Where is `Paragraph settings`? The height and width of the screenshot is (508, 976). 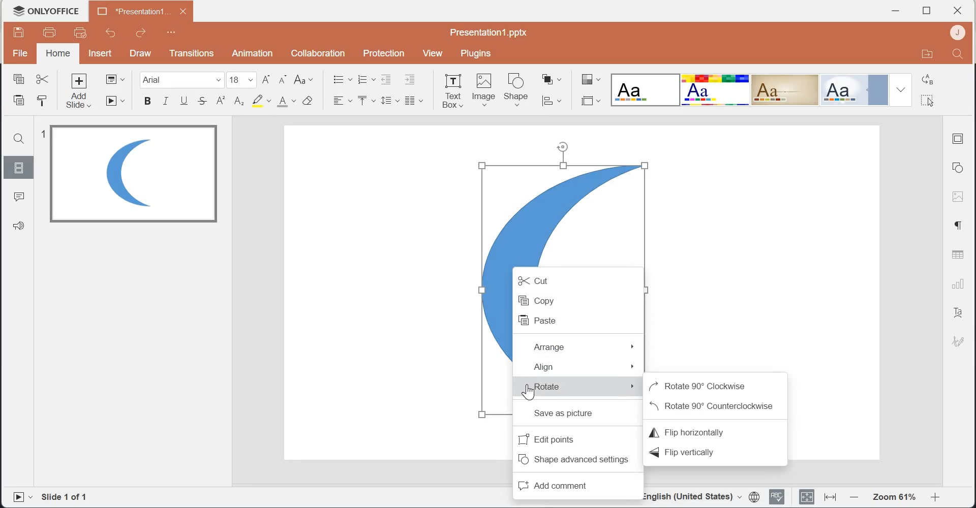
Paragraph settings is located at coordinates (958, 226).